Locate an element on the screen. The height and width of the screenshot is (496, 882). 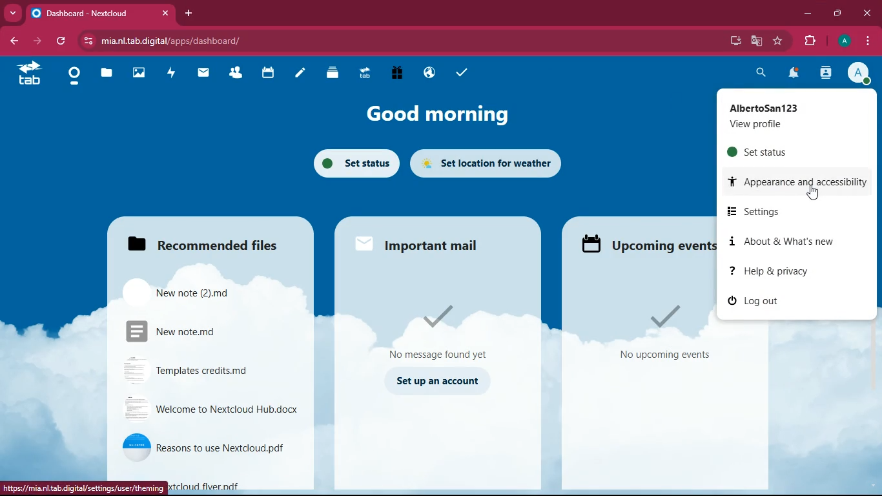
file is located at coordinates (211, 408).